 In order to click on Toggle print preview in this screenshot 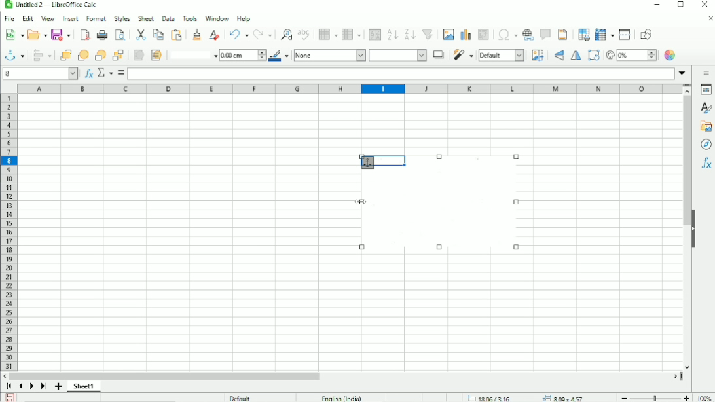, I will do `click(120, 35)`.